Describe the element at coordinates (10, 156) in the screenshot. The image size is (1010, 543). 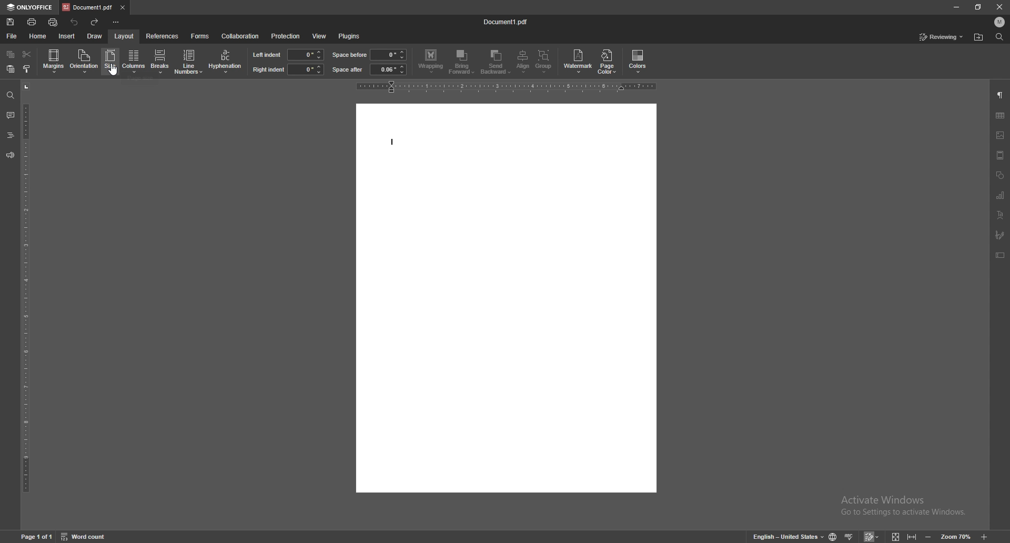
I see `feedback` at that location.